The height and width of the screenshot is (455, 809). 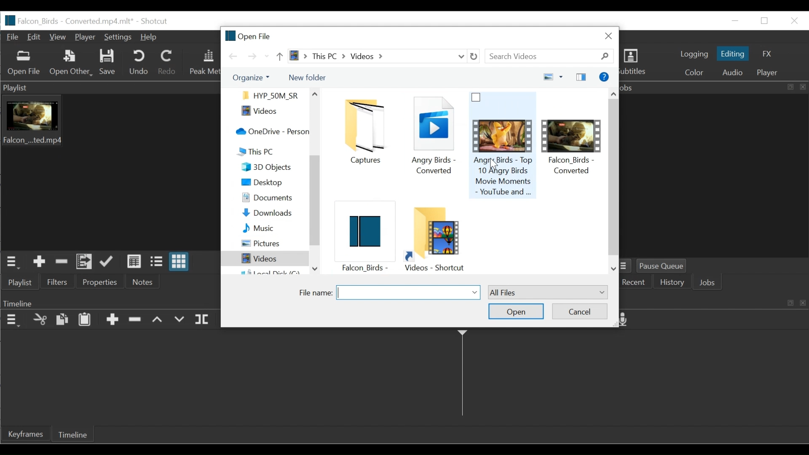 I want to click on Ripple Delete, so click(x=136, y=321).